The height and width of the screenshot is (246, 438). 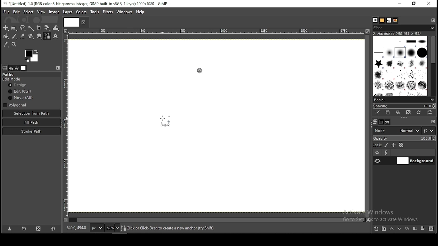 I want to click on delete this brush, so click(x=409, y=112).